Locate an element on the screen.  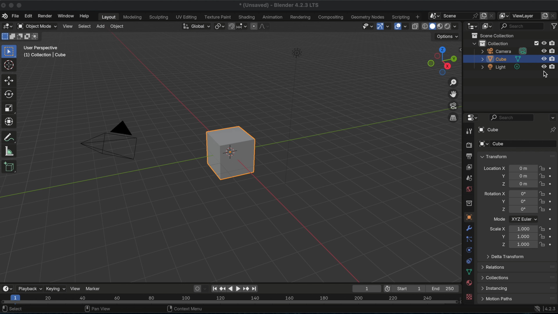
UV editing is located at coordinates (187, 17).